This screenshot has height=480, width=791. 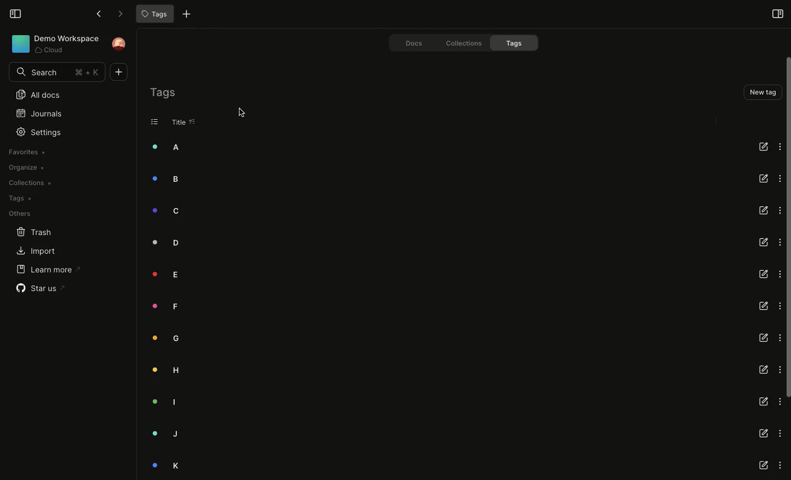 What do you see at coordinates (762, 370) in the screenshot?
I see `Rename` at bounding box center [762, 370].